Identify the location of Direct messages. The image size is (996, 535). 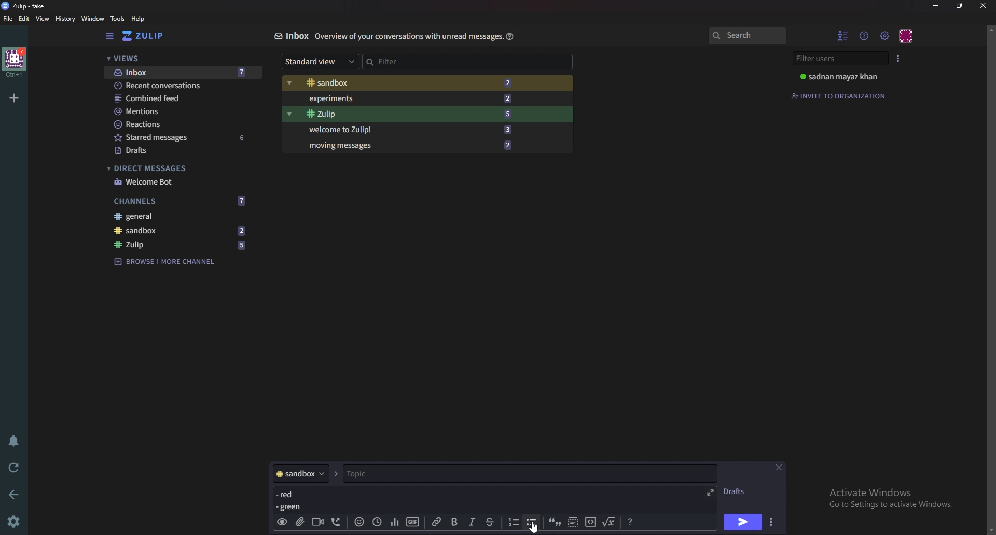
(178, 168).